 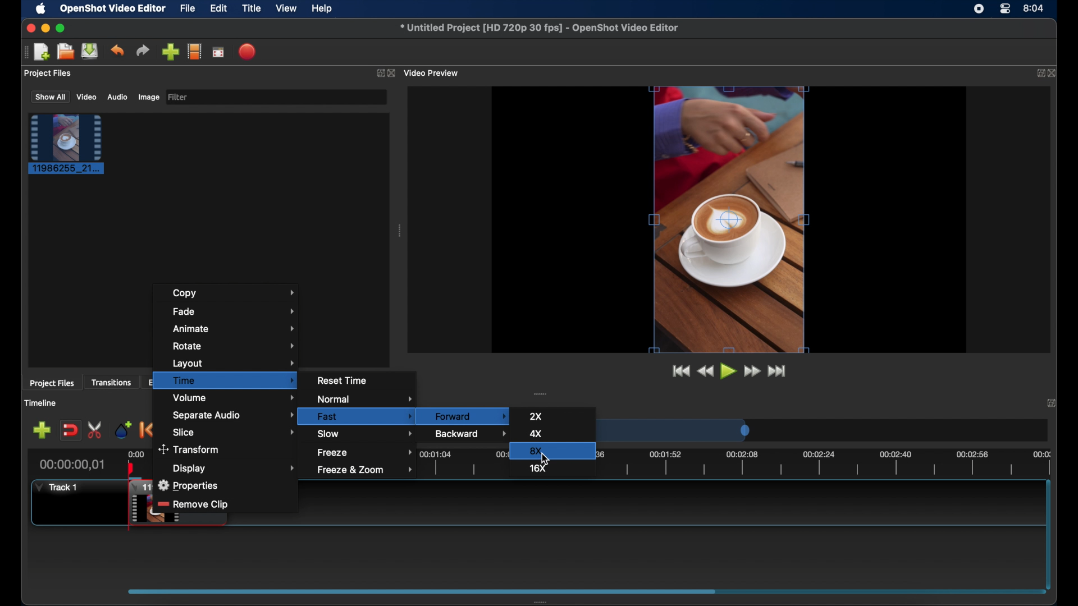 What do you see at coordinates (136, 453) in the screenshot?
I see `0.00` at bounding box center [136, 453].